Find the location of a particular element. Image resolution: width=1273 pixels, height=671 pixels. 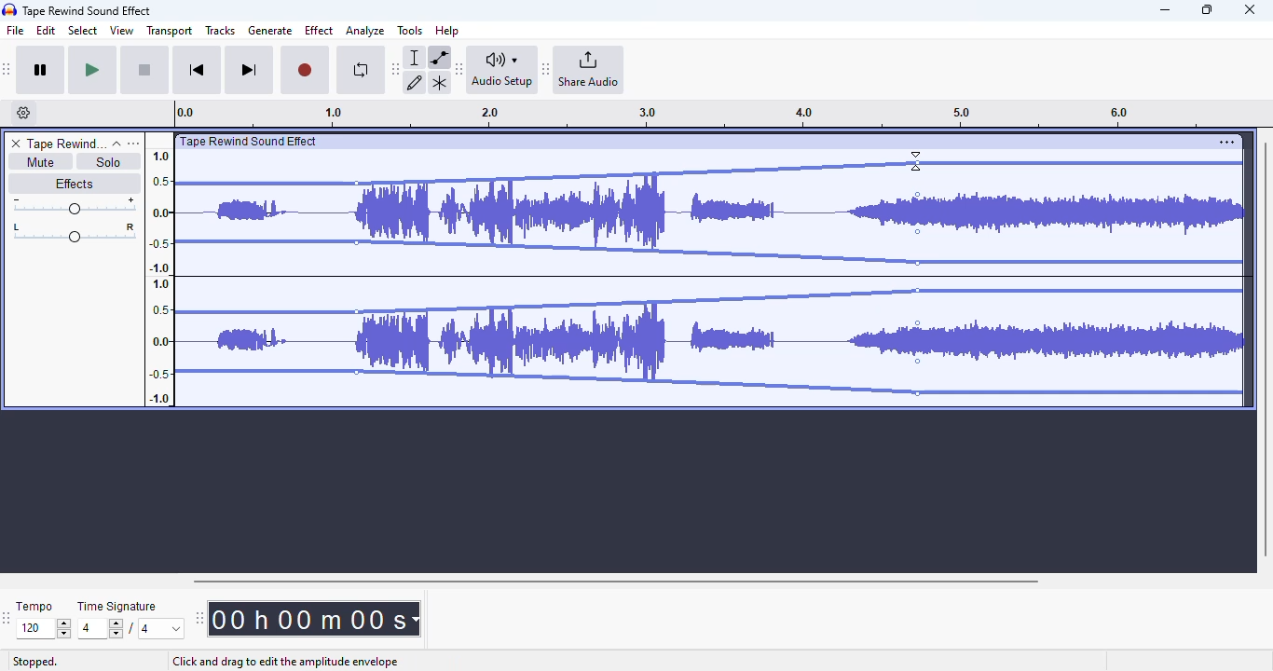

minimize is located at coordinates (1165, 10).